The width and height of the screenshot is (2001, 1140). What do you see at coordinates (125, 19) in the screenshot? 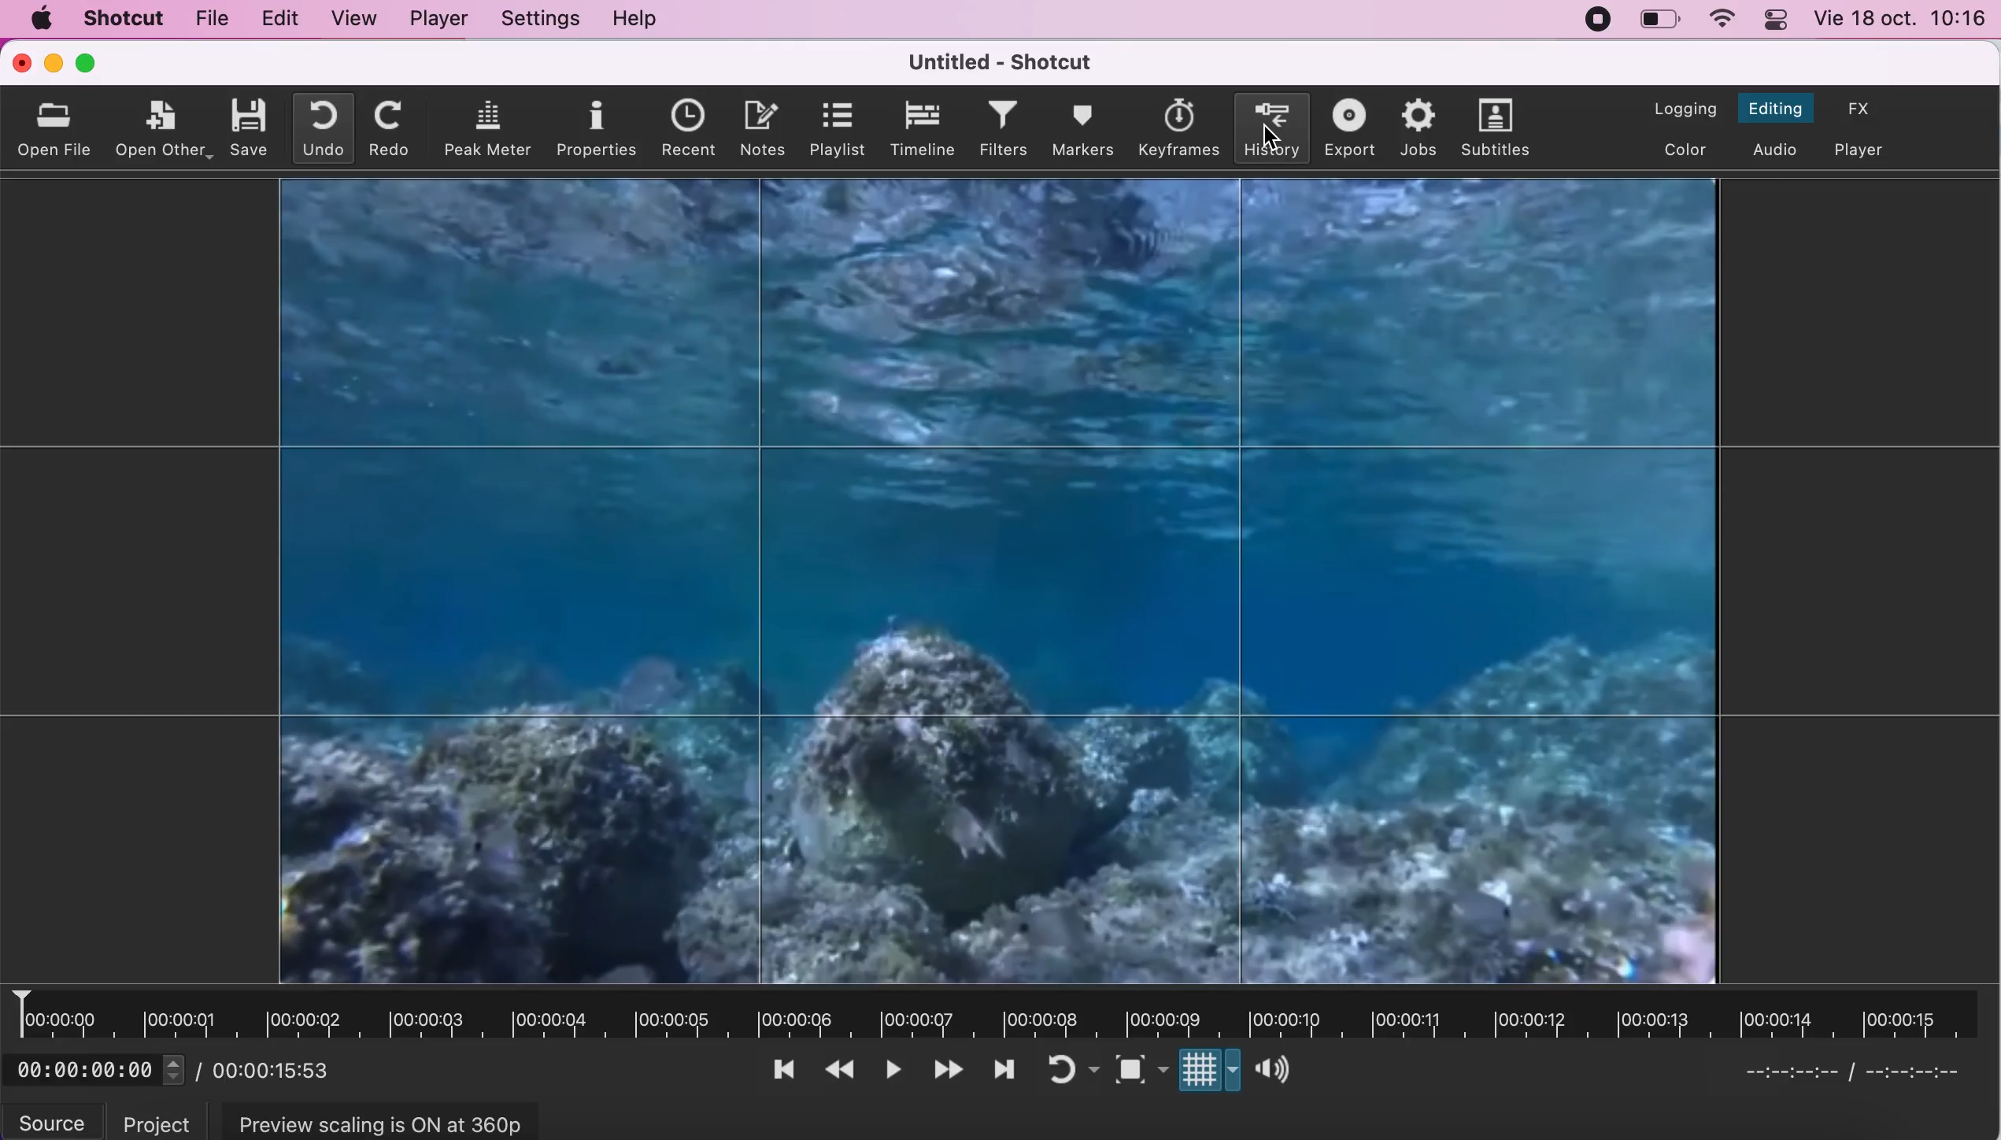
I see `shotcut` at bounding box center [125, 19].